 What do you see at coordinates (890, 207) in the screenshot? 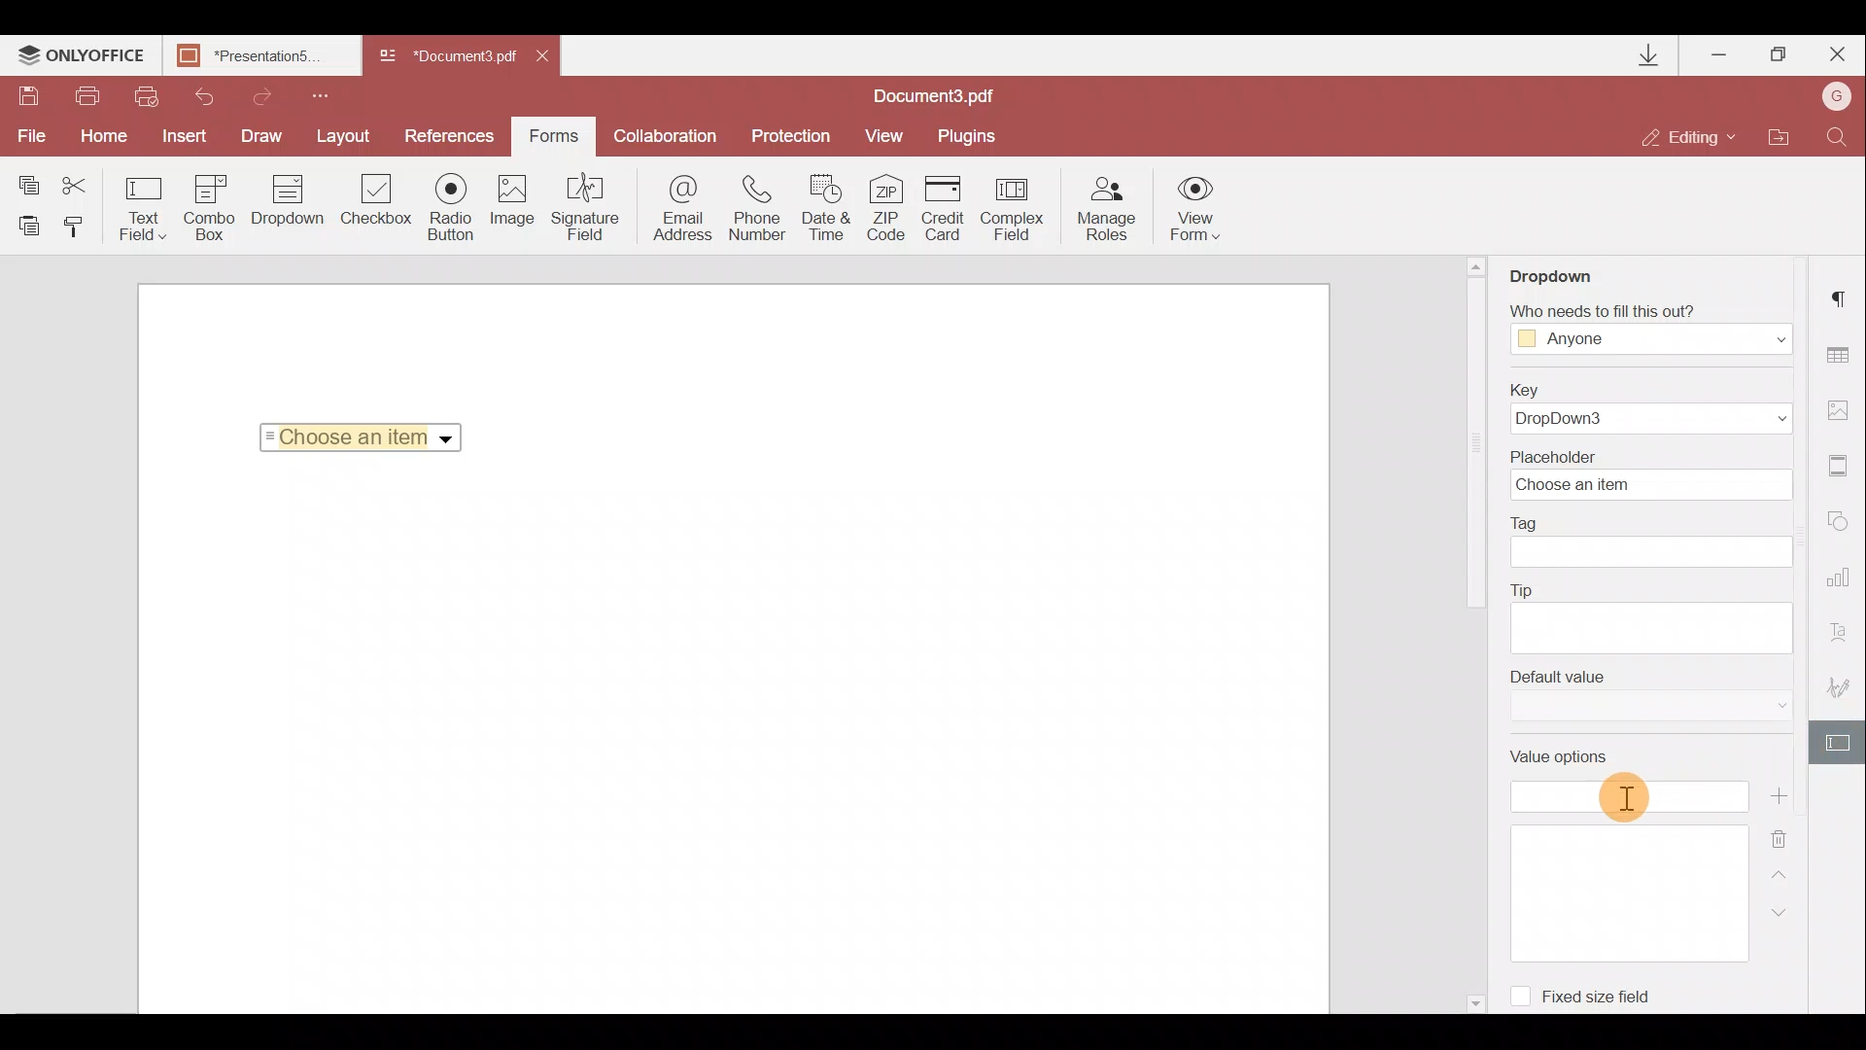
I see `ZIP code` at bounding box center [890, 207].